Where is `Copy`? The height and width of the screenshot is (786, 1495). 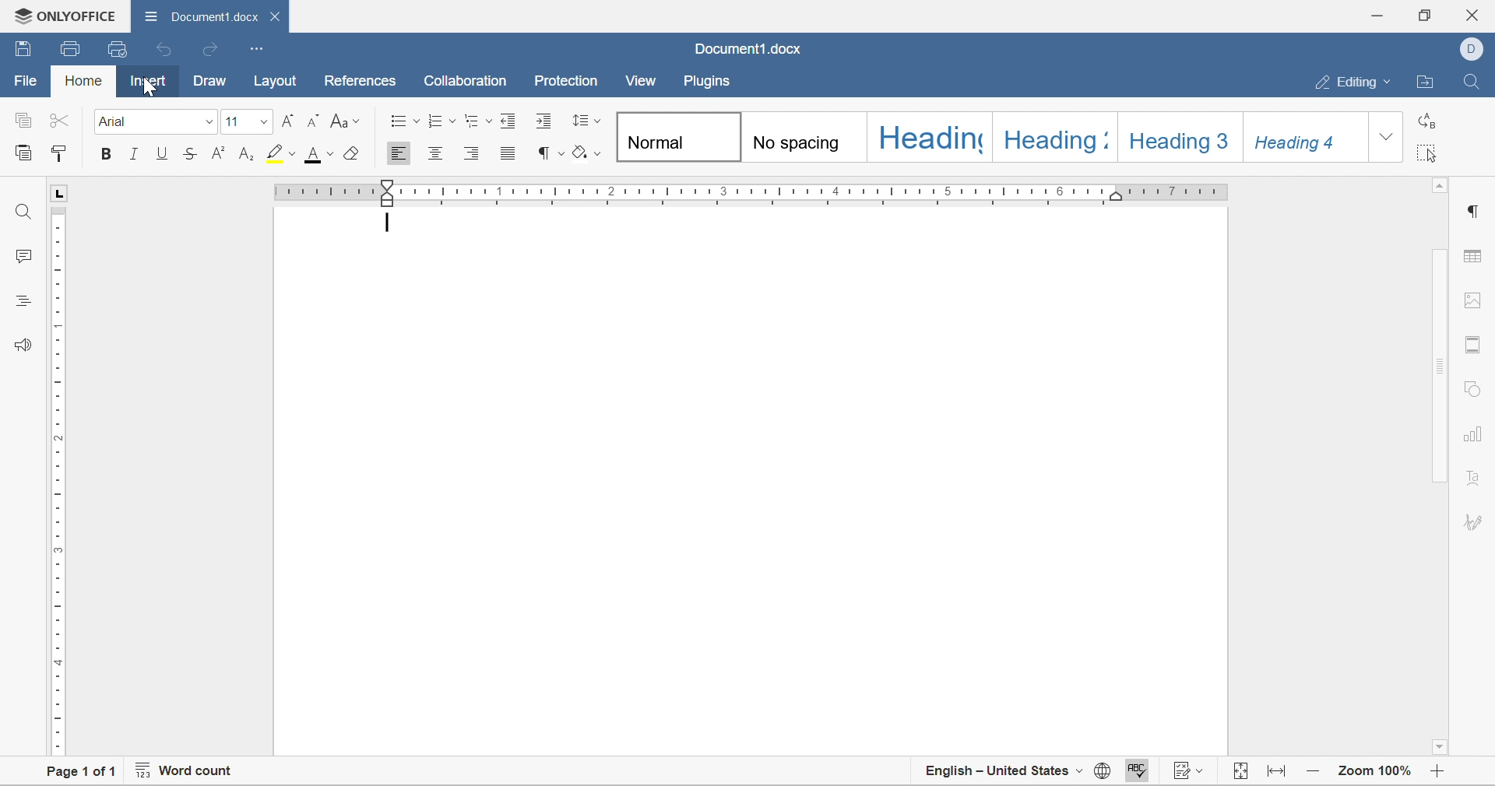 Copy is located at coordinates (23, 118).